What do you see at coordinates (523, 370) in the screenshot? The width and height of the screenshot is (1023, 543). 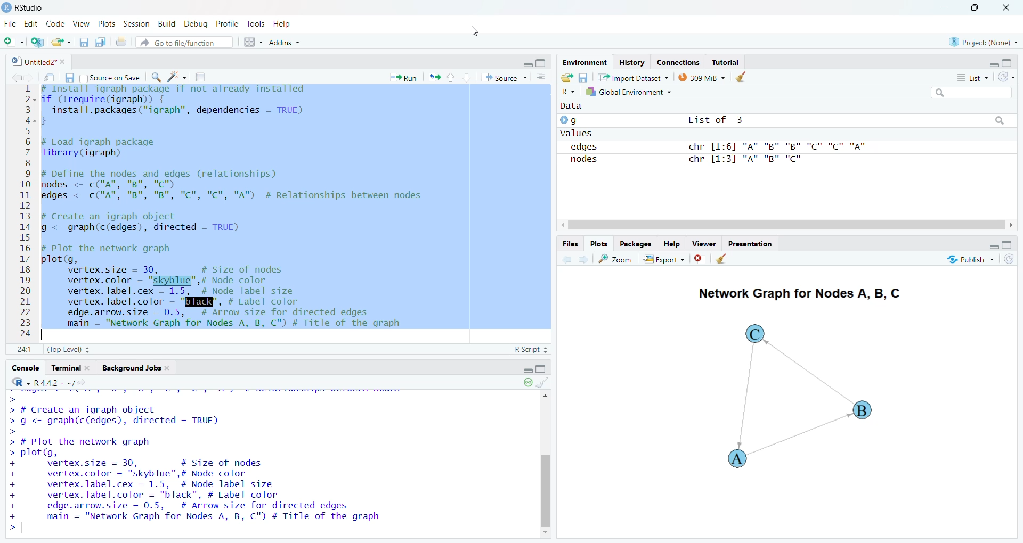 I see `minimise` at bounding box center [523, 370].